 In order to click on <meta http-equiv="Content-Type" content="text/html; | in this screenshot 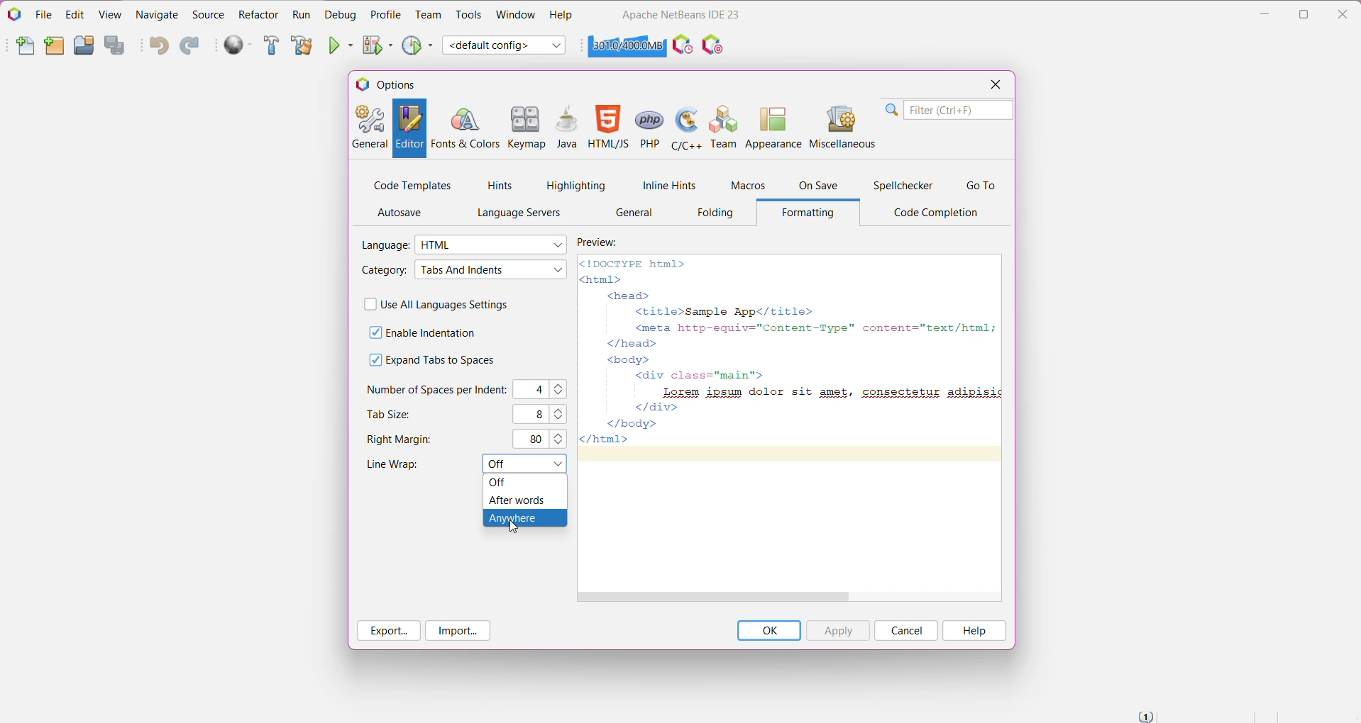, I will do `click(810, 327)`.